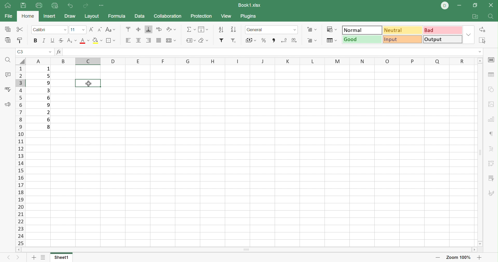 This screenshot has width=498, height=262. What do you see at coordinates (468, 34) in the screenshot?
I see `Drop Down` at bounding box center [468, 34].